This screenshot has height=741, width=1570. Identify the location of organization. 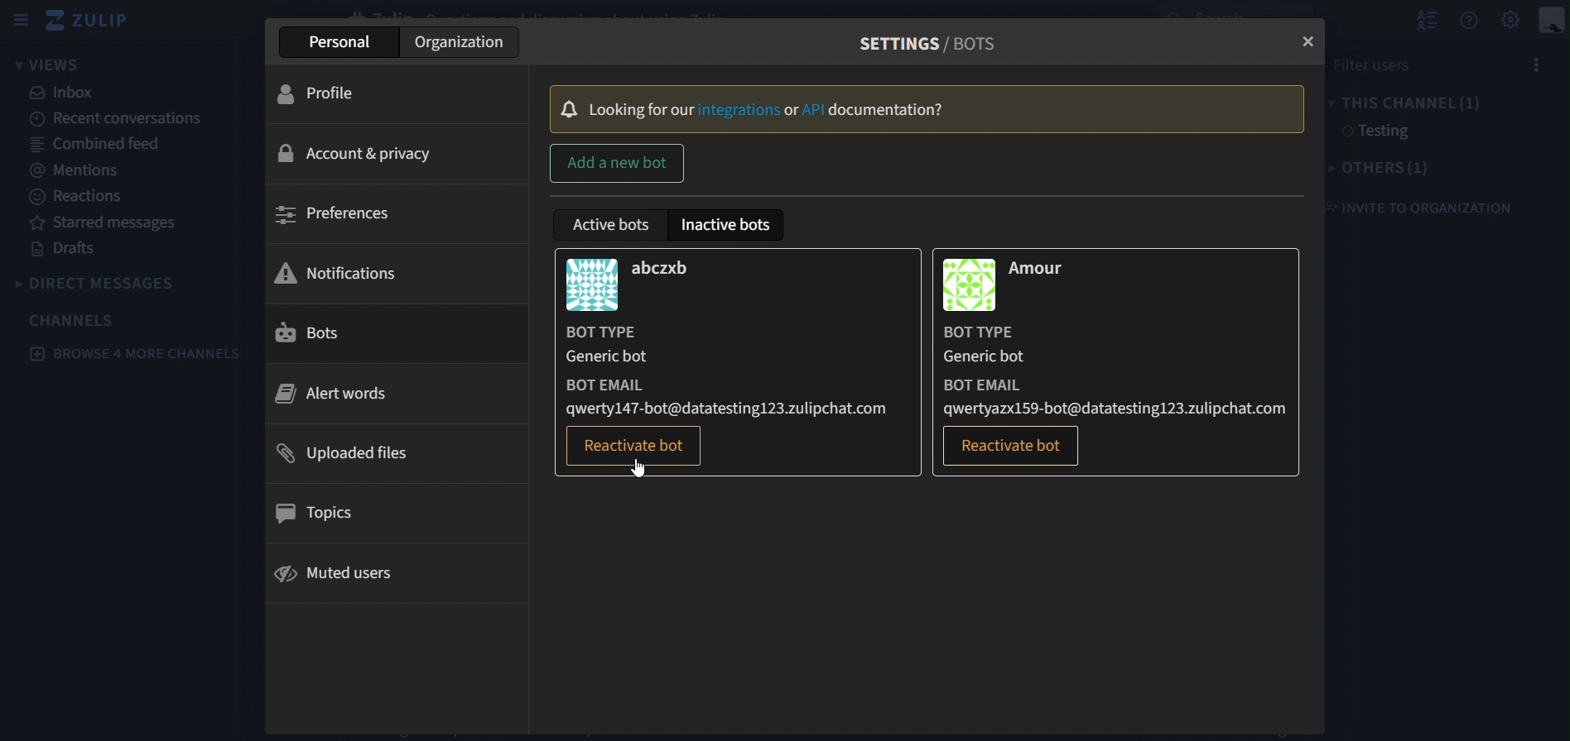
(463, 44).